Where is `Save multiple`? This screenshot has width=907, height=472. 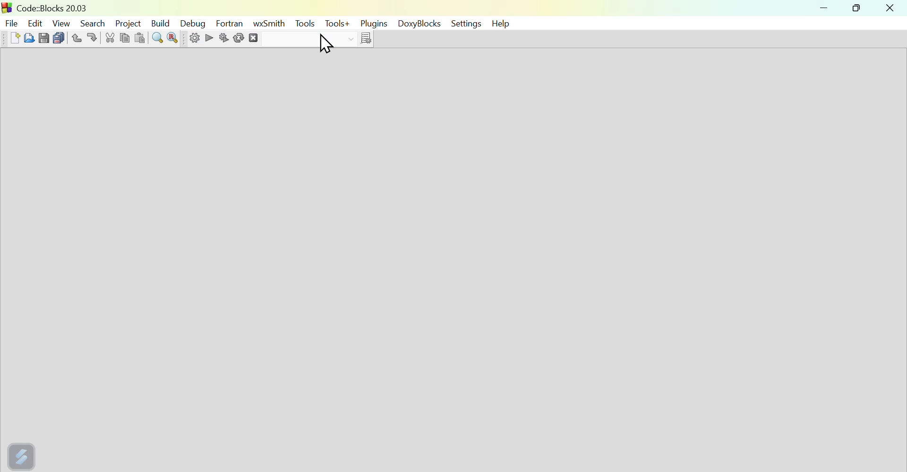
Save multiple is located at coordinates (59, 36).